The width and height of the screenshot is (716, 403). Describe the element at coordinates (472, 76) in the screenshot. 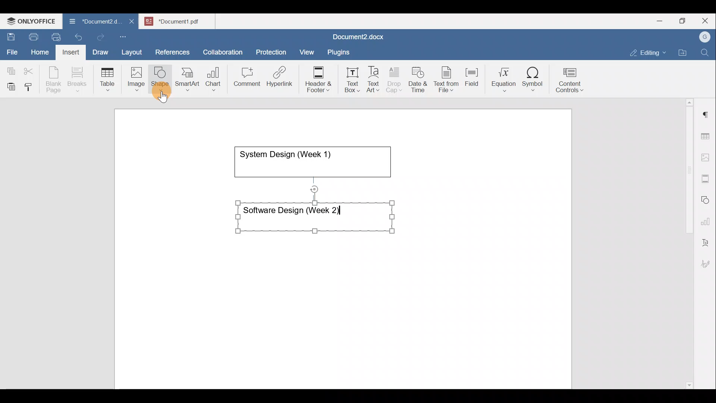

I see `Field` at that location.